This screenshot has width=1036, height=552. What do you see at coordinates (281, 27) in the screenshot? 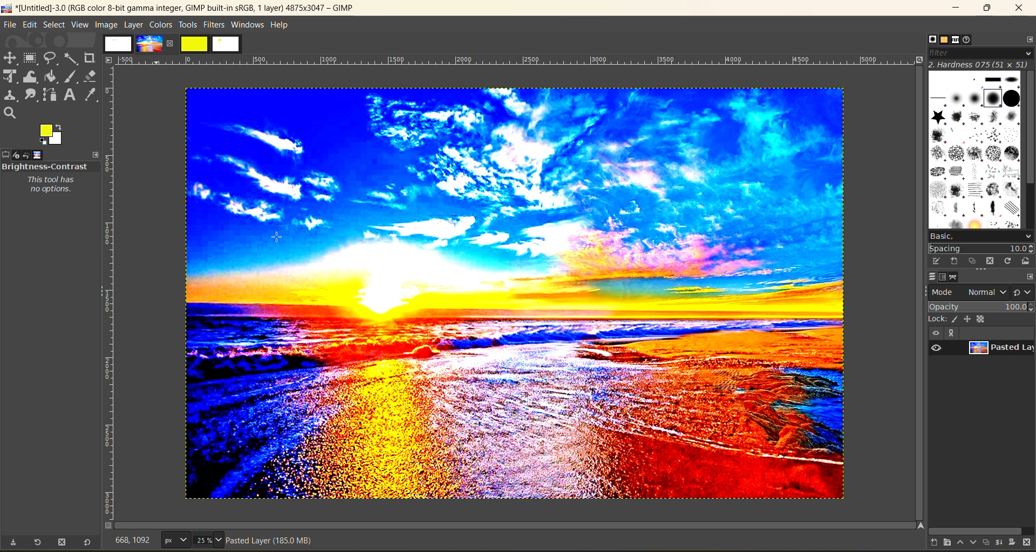
I see `help` at bounding box center [281, 27].